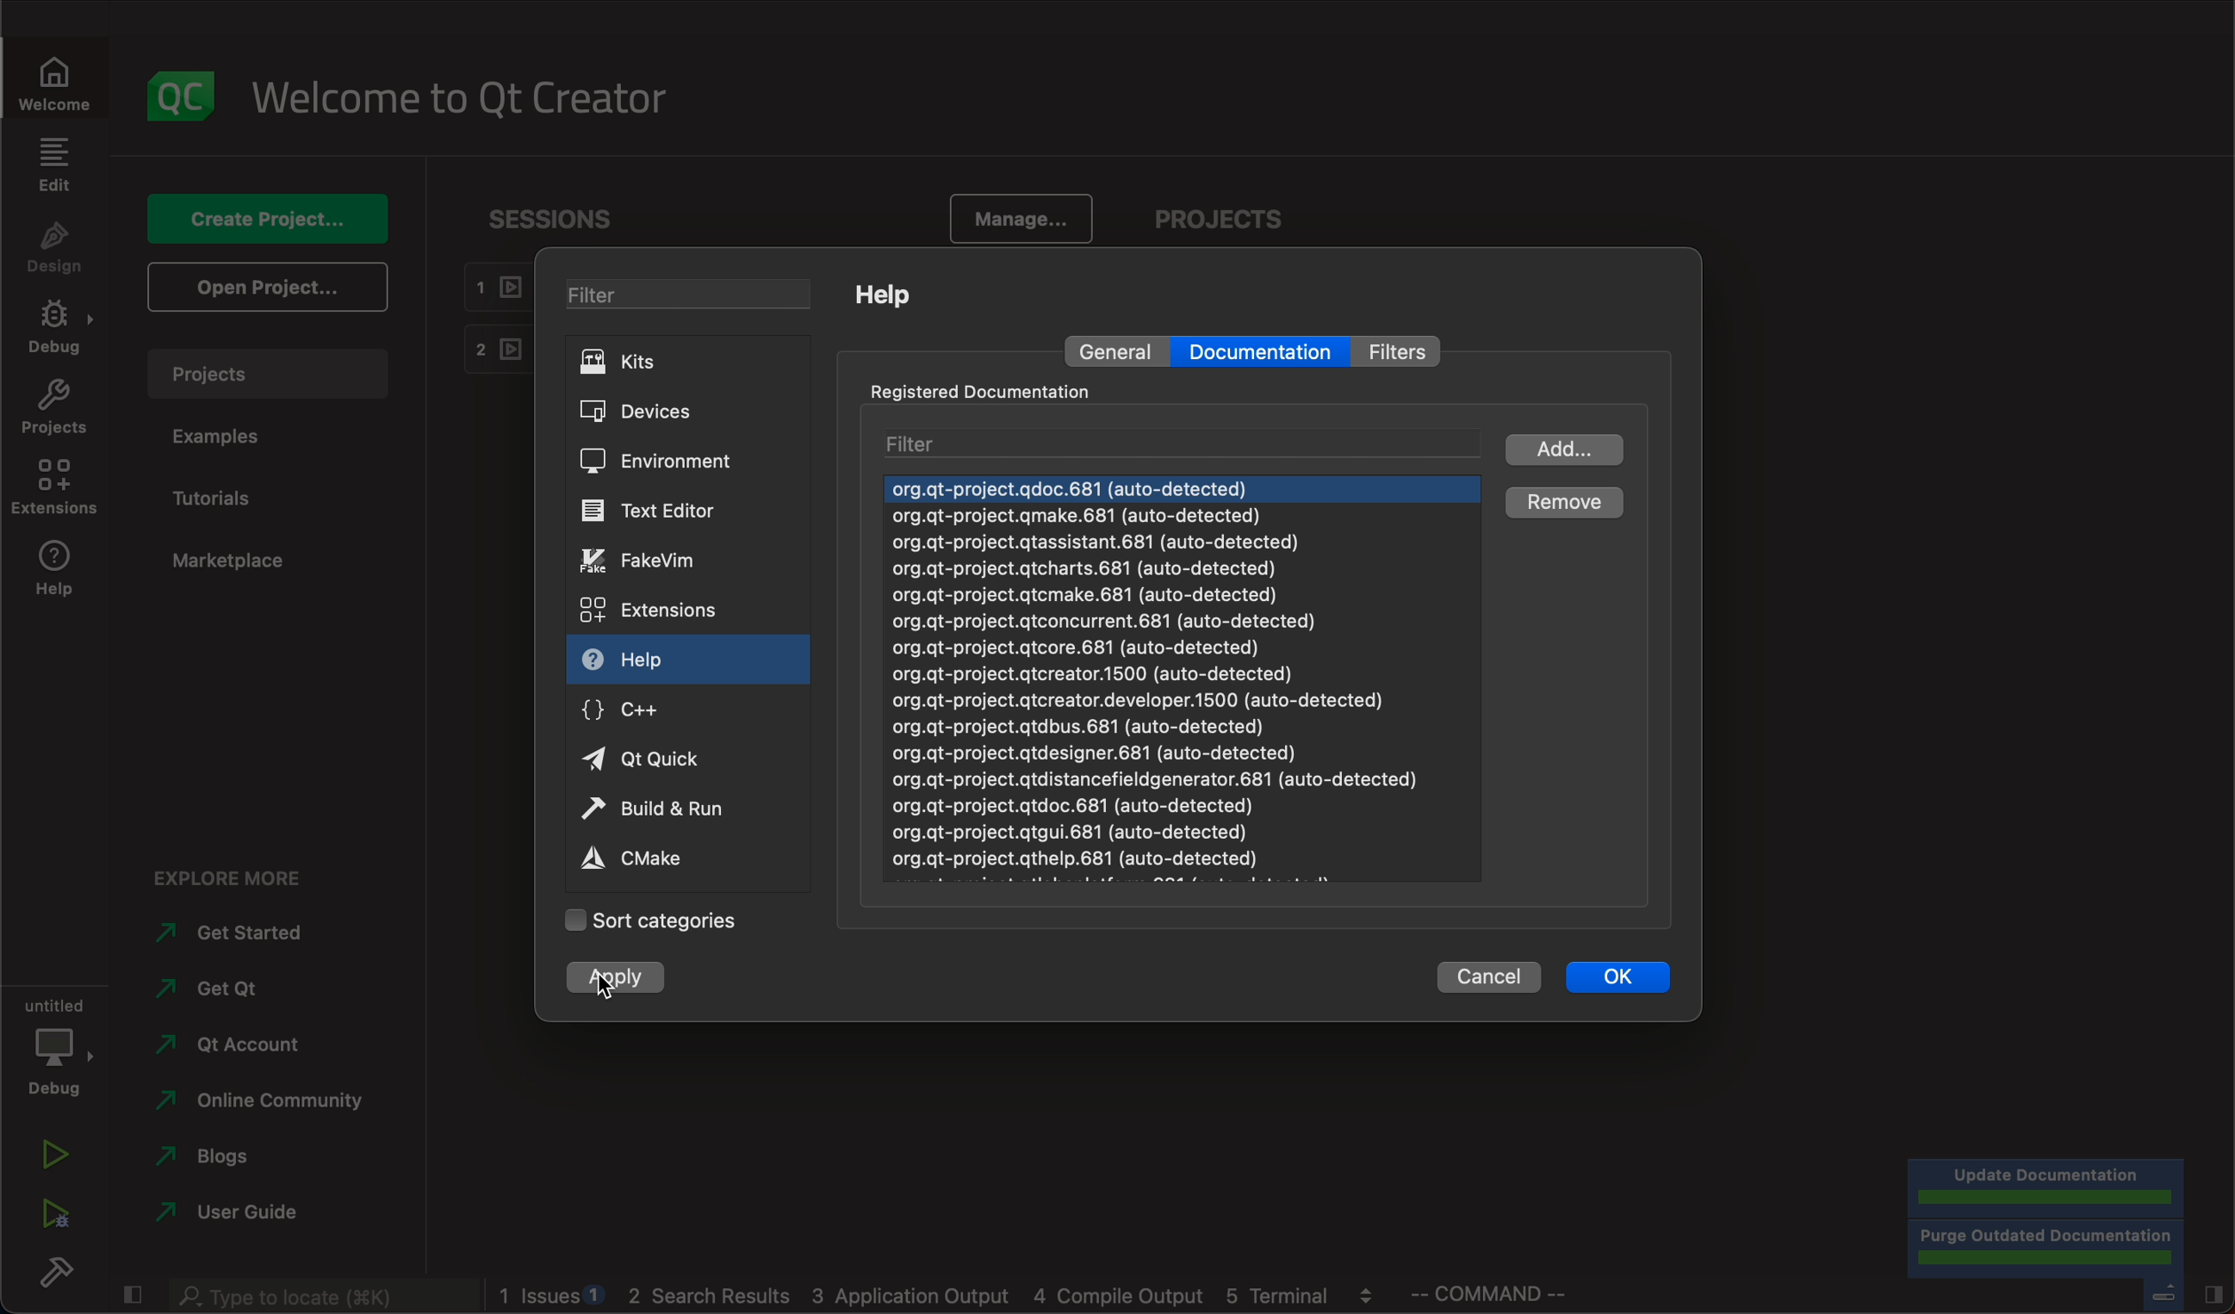 The image size is (2235, 1314). What do you see at coordinates (886, 298) in the screenshot?
I see `help` at bounding box center [886, 298].